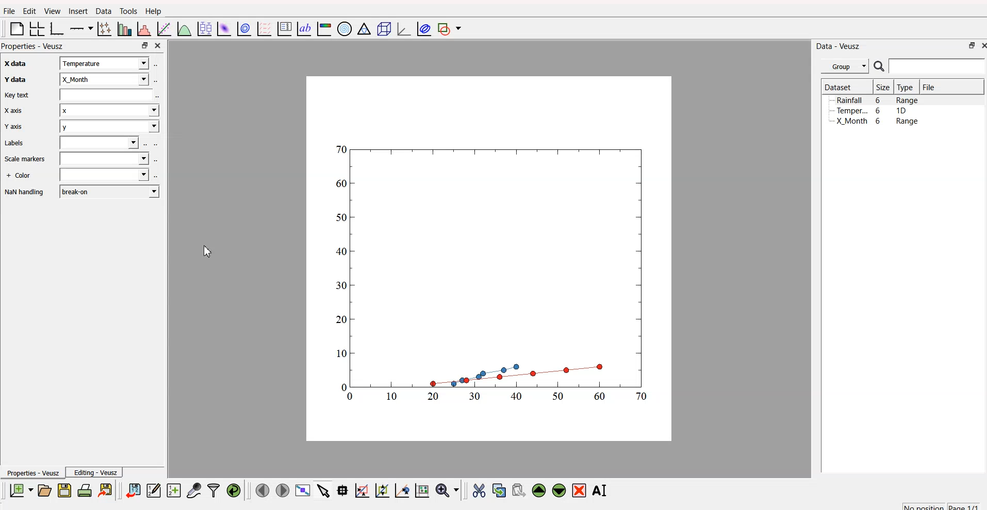 The height and width of the screenshot is (510, 987). Describe the element at coordinates (263, 29) in the screenshot. I see `plot a vector field` at that location.